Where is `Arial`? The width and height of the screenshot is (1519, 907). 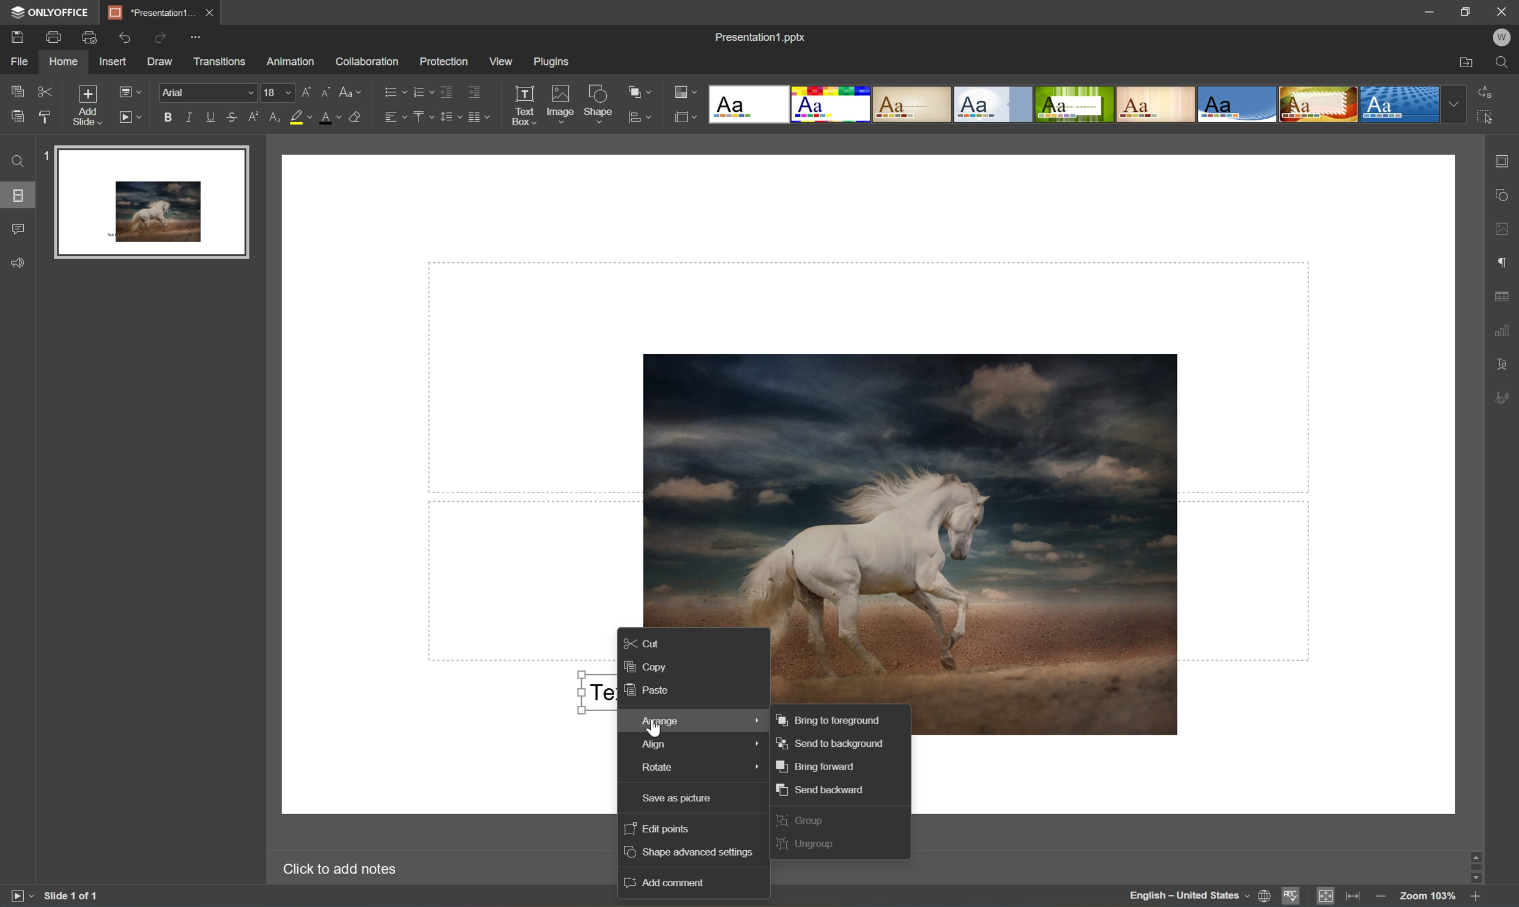 Arial is located at coordinates (204, 94).